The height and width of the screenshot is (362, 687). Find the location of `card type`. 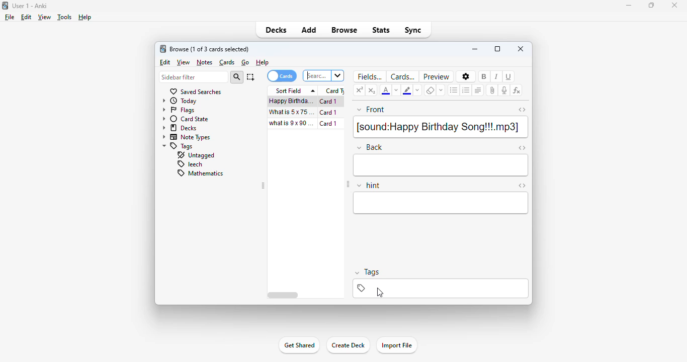

card type is located at coordinates (333, 91).